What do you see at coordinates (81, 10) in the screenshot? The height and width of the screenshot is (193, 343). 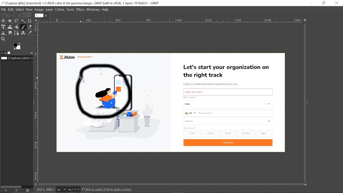 I see `Filters` at bounding box center [81, 10].